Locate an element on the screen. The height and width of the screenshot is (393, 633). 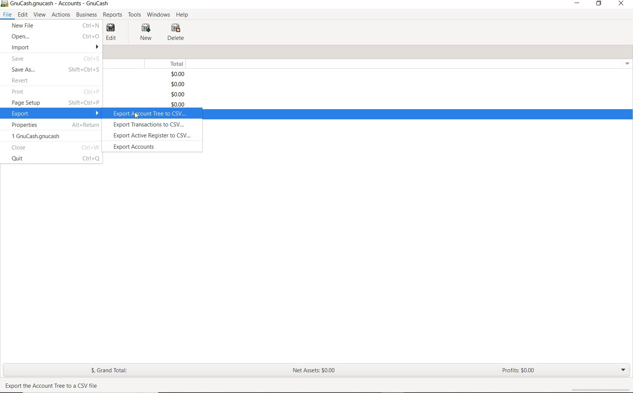
TOTAL is located at coordinates (178, 64).